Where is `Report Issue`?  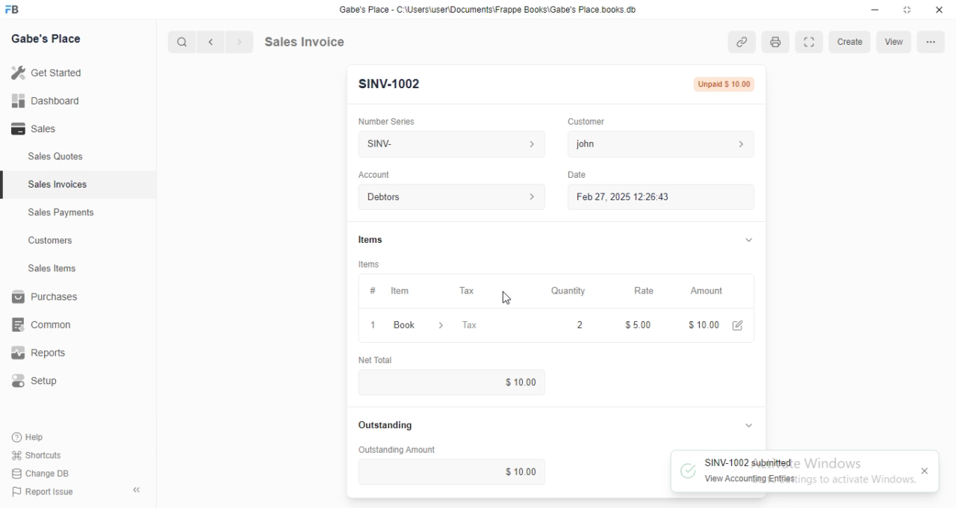 Report Issue is located at coordinates (46, 493).